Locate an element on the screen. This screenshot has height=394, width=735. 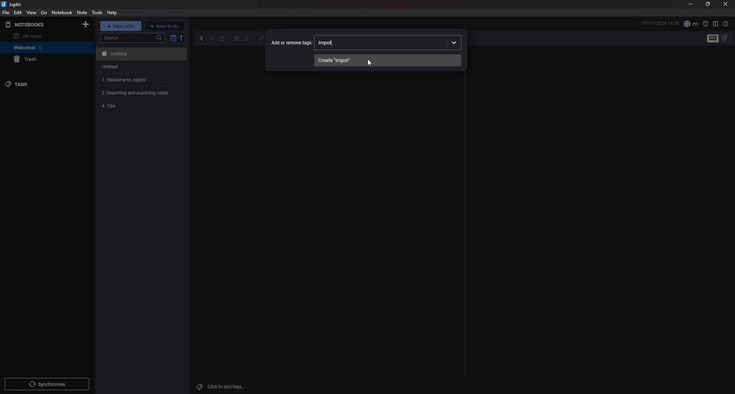
hyperlink is located at coordinates (260, 39).